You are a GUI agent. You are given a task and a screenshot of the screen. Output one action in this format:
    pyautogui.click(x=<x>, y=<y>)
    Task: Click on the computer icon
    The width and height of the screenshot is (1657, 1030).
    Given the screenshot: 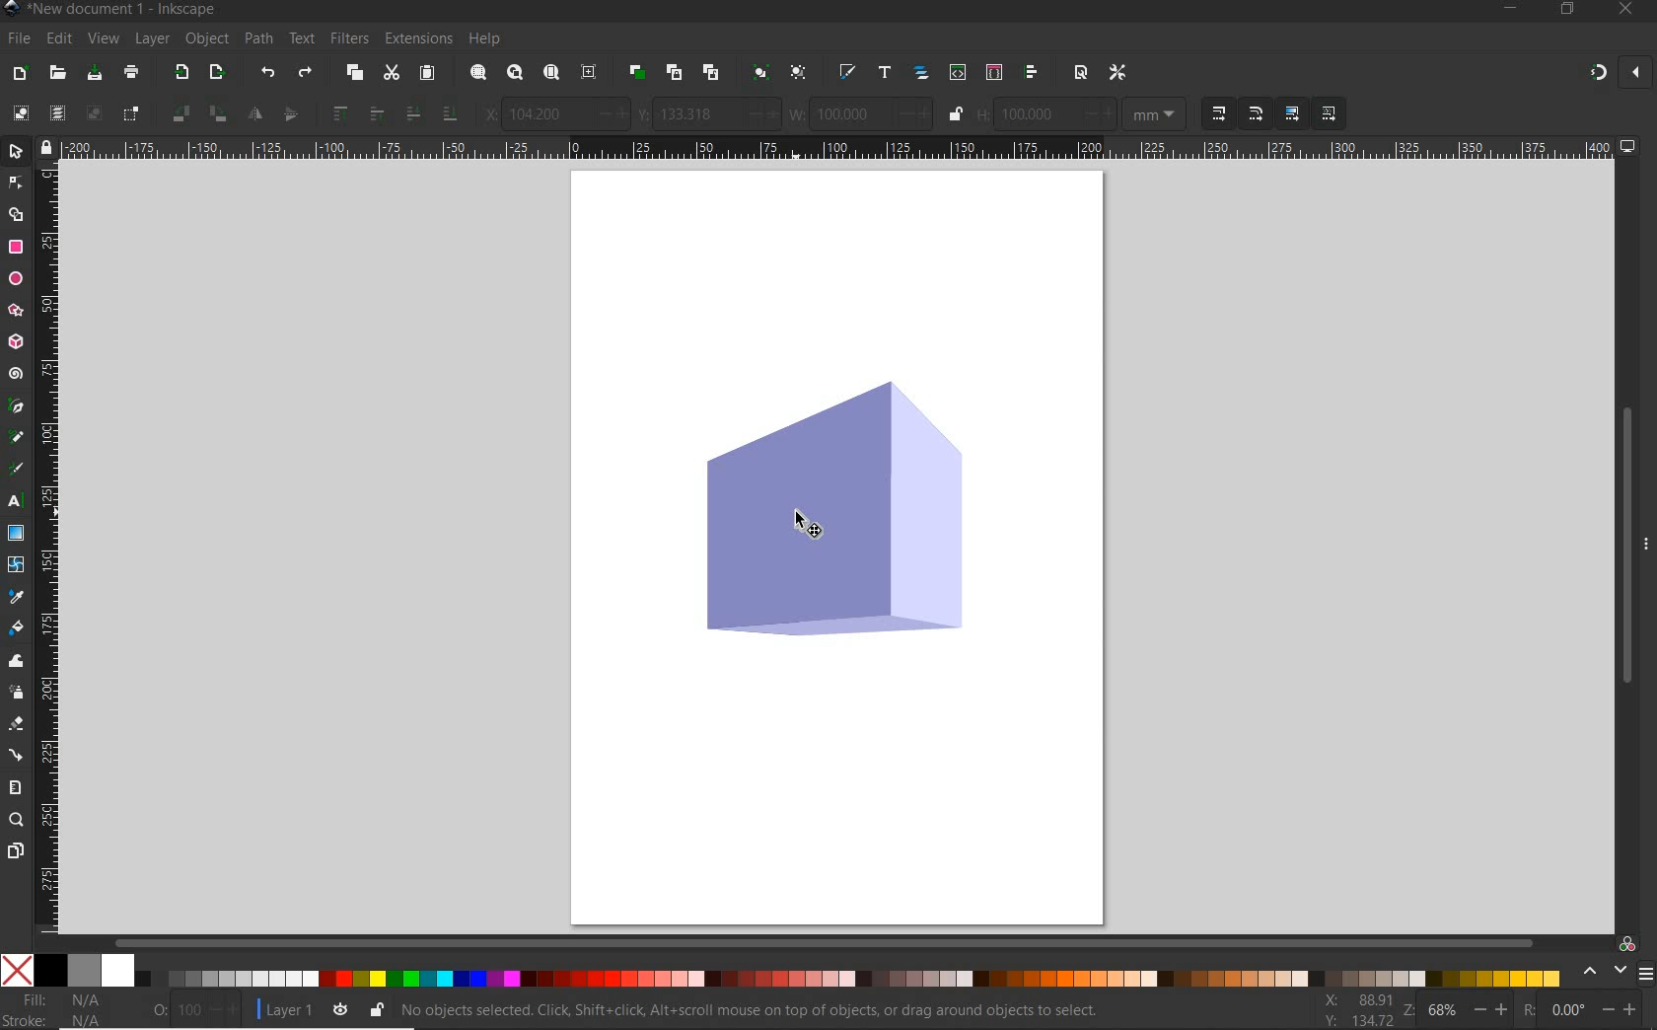 What is the action you would take?
    pyautogui.click(x=1632, y=145)
    